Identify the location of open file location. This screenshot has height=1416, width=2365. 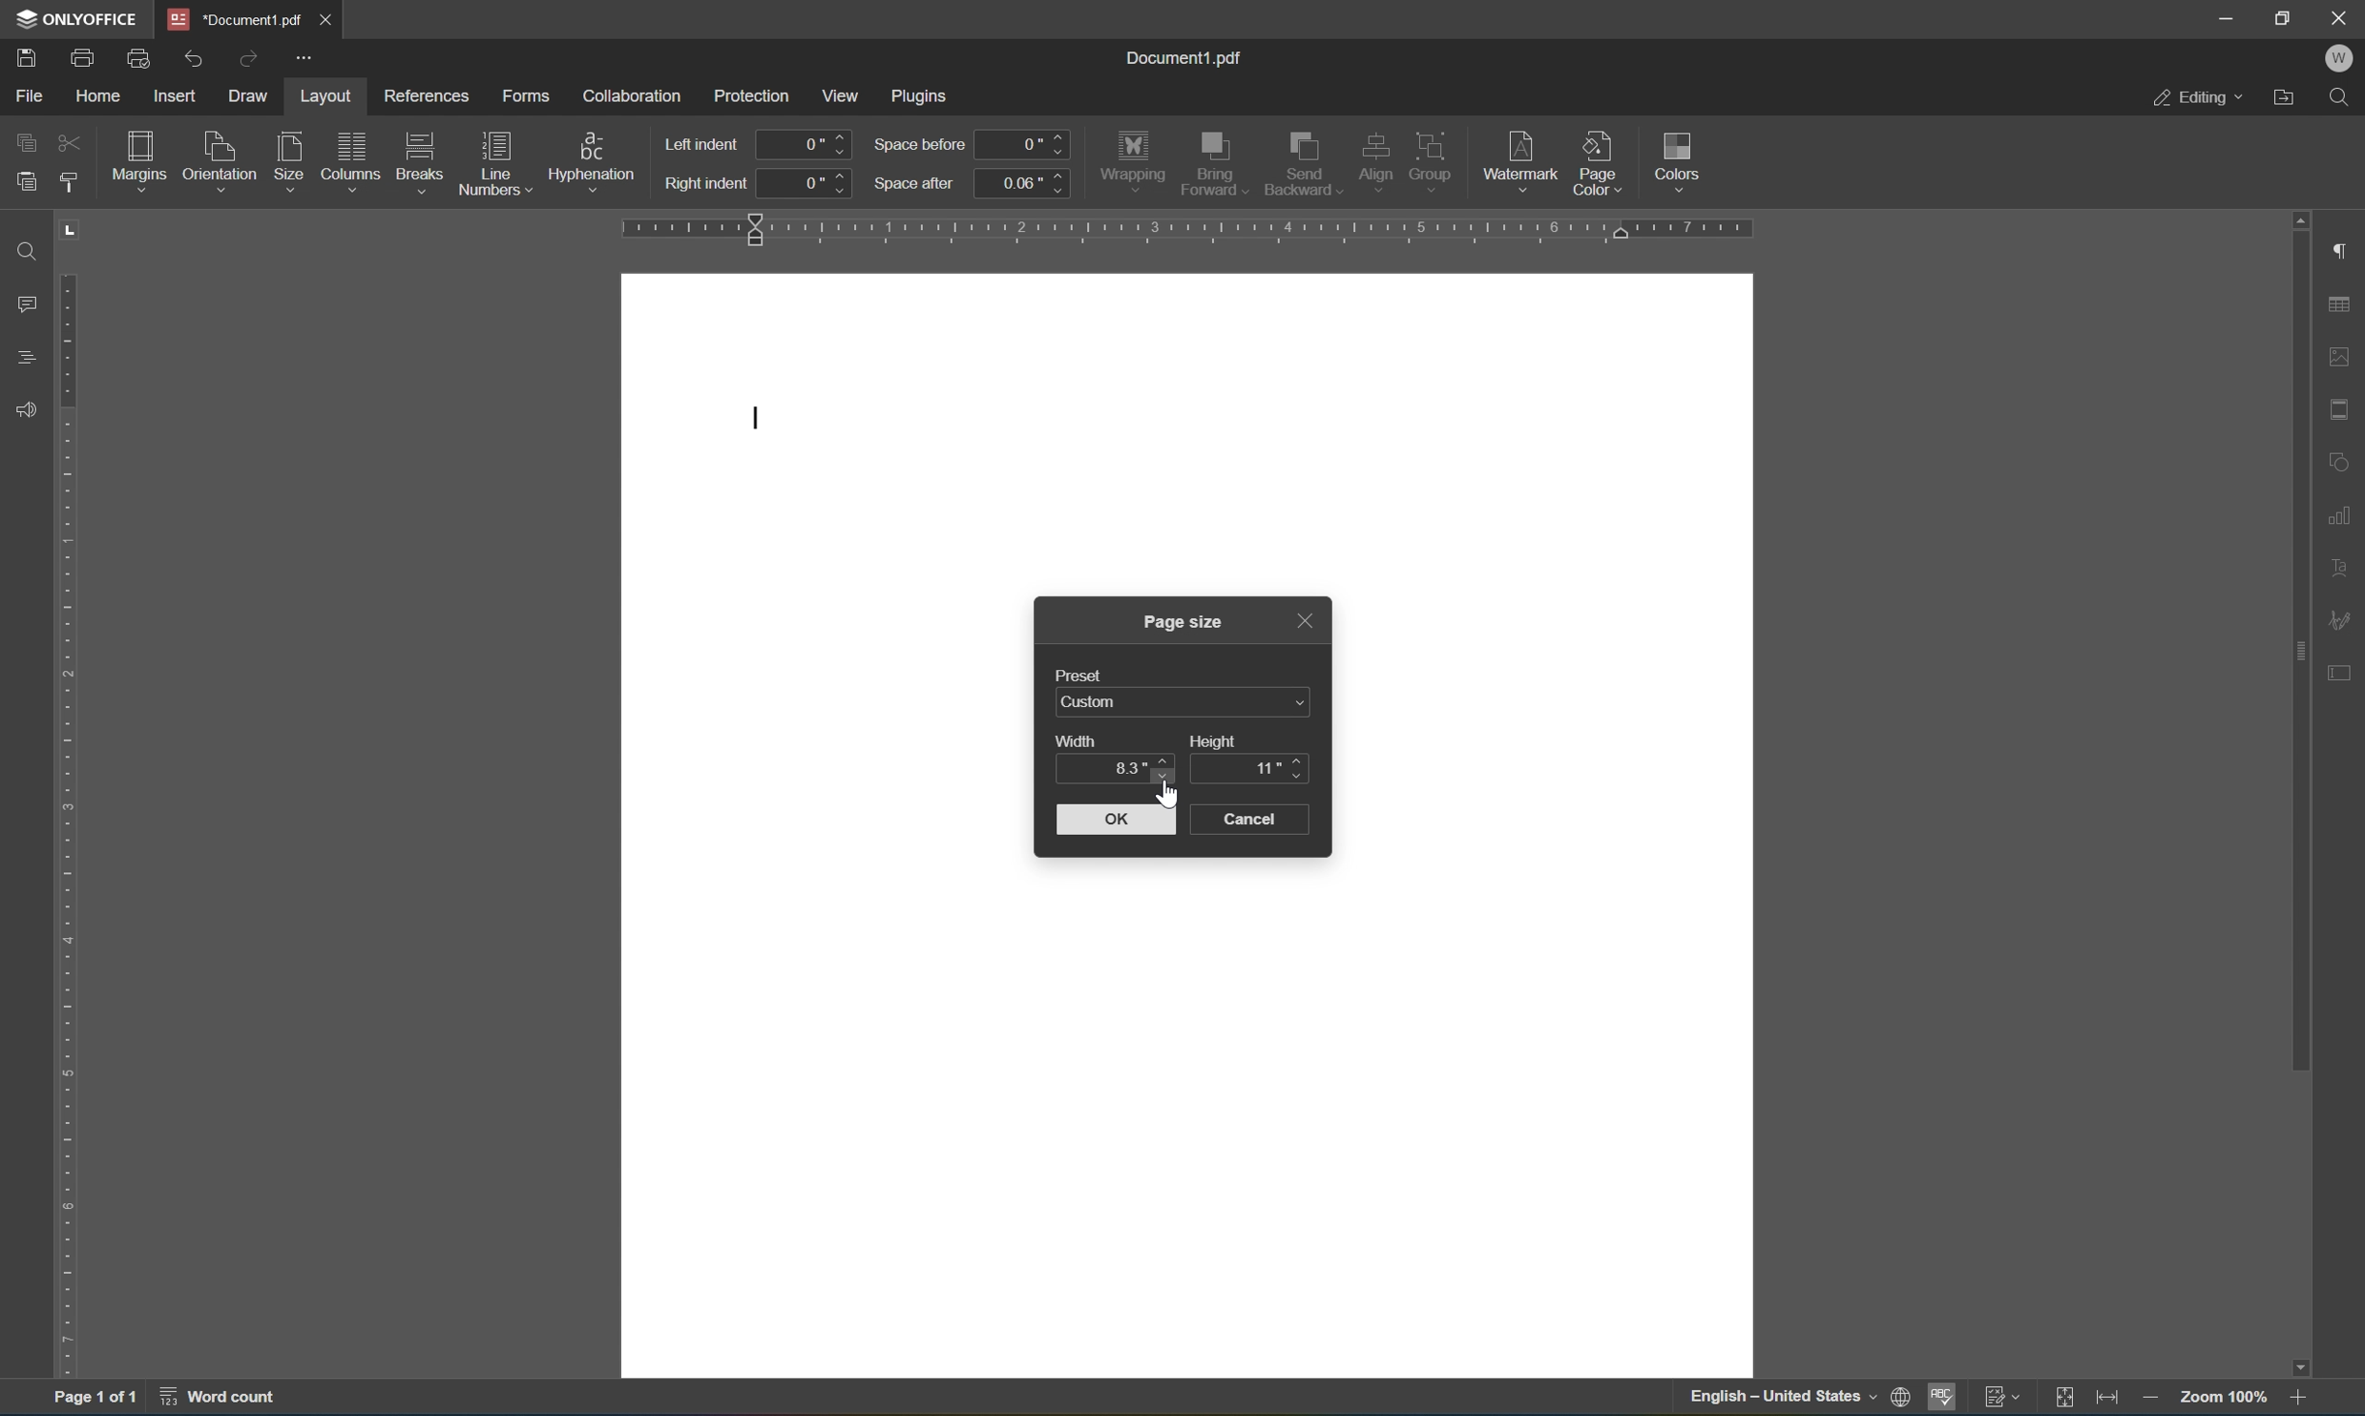
(2284, 98).